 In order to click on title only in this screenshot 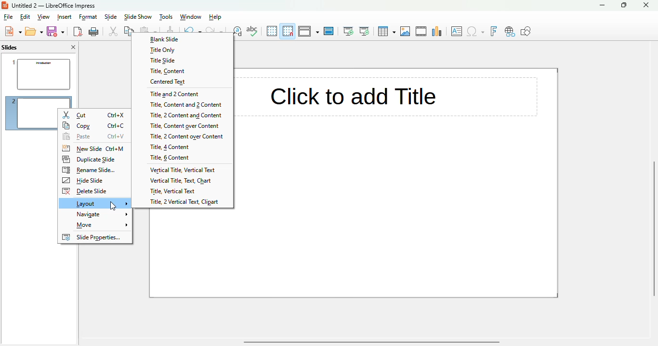, I will do `click(183, 49)`.